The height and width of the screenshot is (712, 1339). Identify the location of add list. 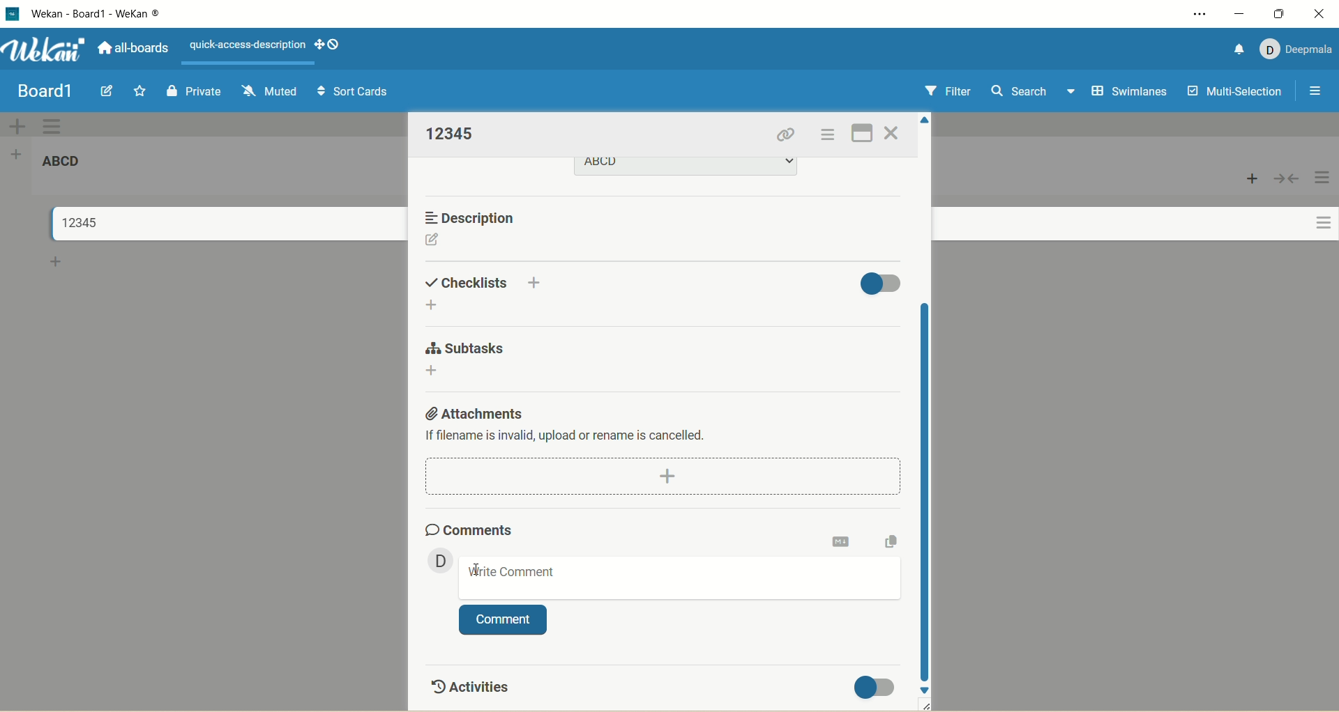
(20, 153).